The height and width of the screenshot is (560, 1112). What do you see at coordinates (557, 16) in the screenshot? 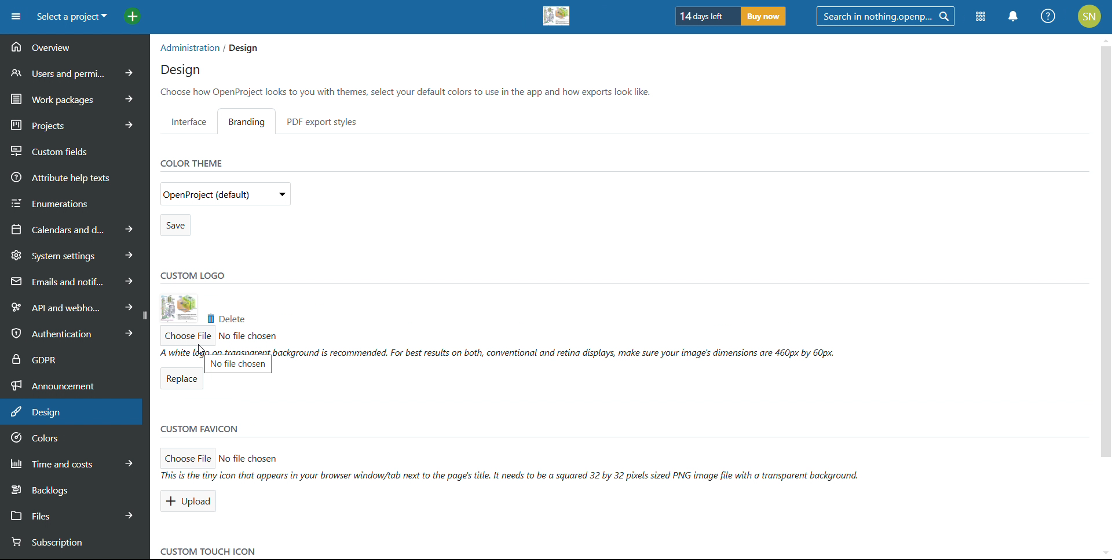
I see `custom logo added` at bounding box center [557, 16].